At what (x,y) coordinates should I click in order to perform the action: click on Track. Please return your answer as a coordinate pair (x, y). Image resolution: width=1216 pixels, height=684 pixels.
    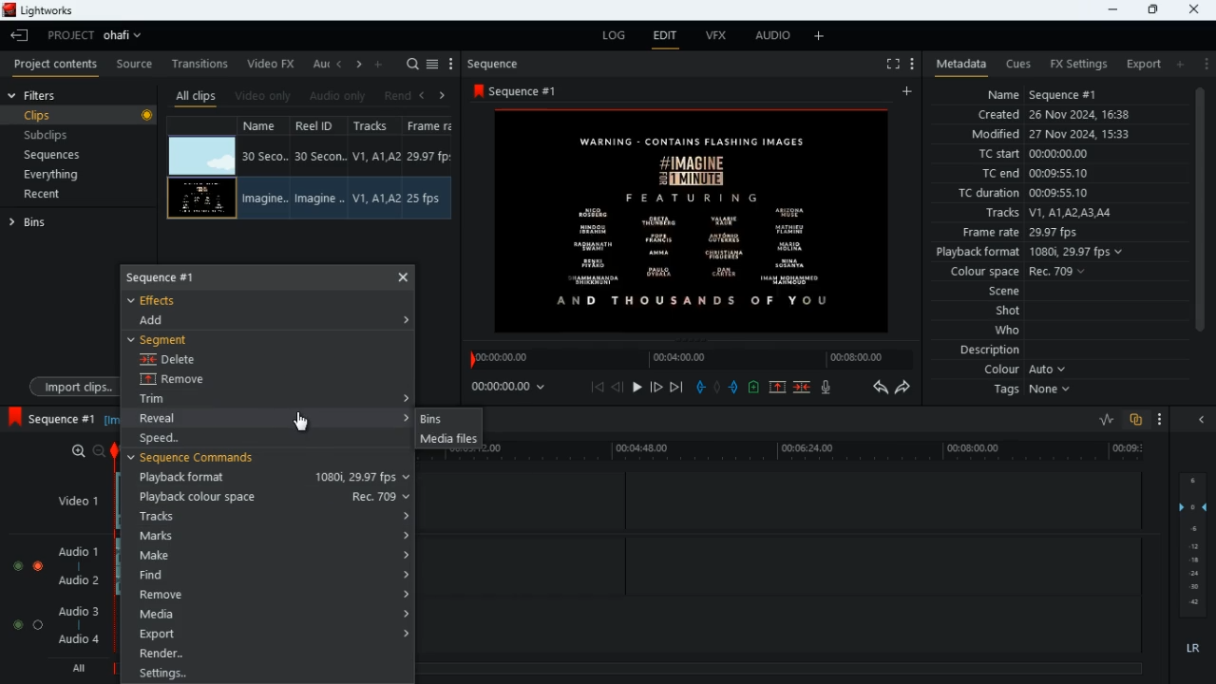
    Looking at the image, I should click on (376, 198).